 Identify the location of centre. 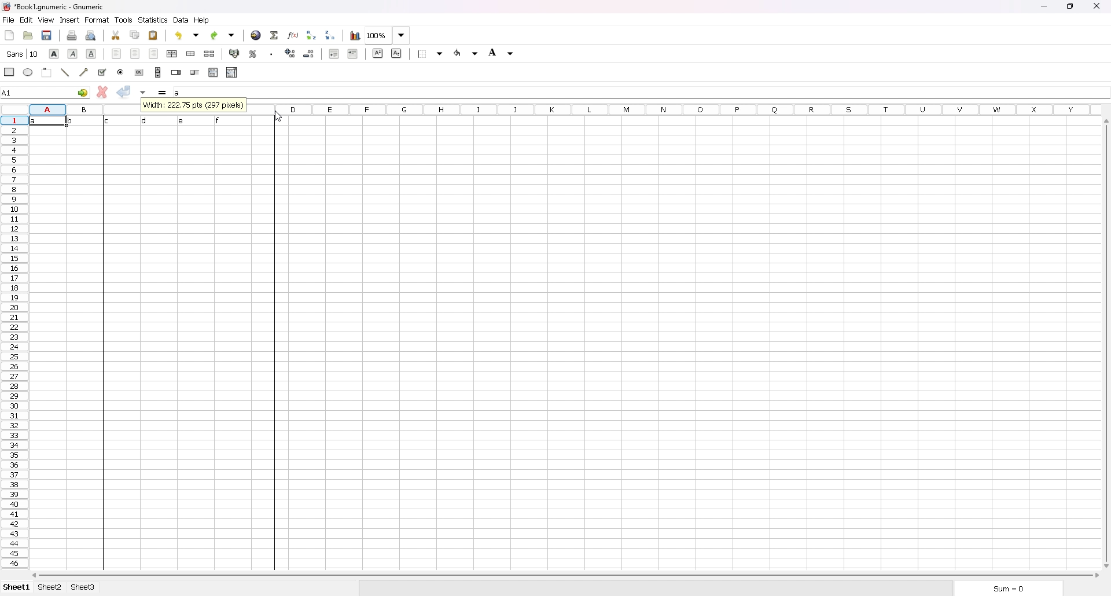
(135, 53).